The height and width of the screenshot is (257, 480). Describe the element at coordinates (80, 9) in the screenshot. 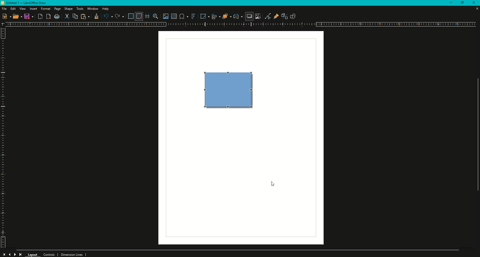

I see `Tools` at that location.